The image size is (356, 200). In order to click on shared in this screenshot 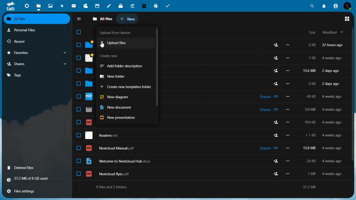, I will do `click(269, 148)`.